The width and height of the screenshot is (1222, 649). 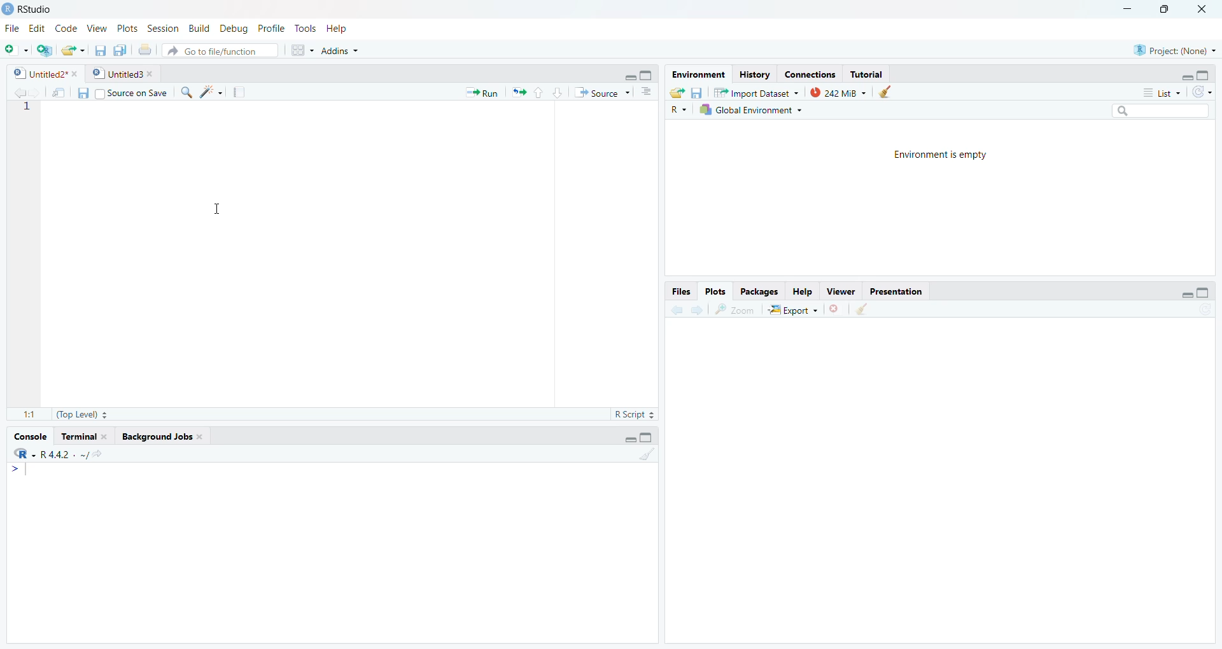 I want to click on Maximize, so click(x=1205, y=76).